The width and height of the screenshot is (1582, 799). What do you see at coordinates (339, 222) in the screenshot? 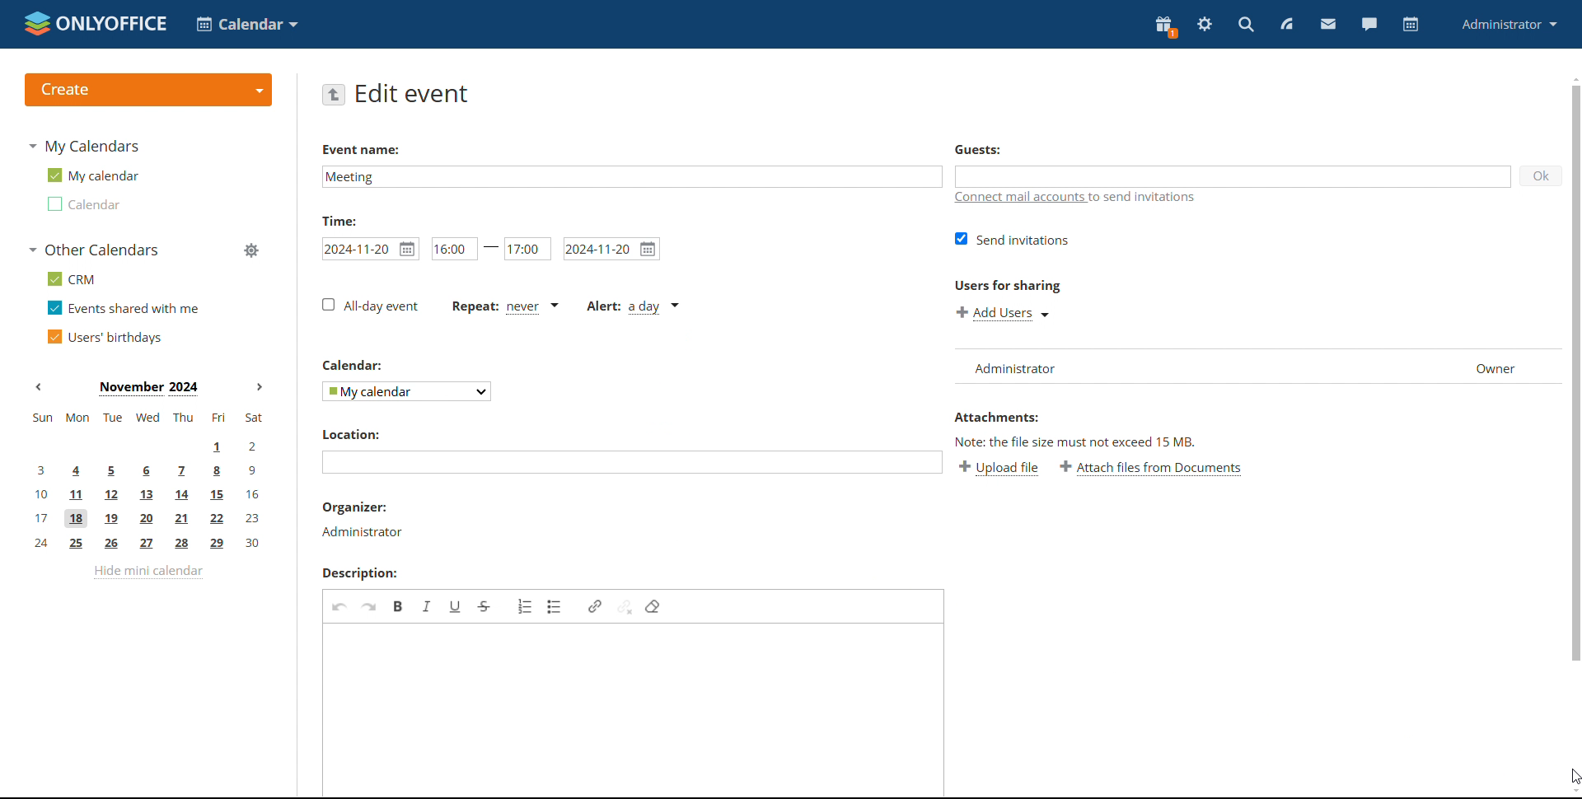
I see `Time` at bounding box center [339, 222].